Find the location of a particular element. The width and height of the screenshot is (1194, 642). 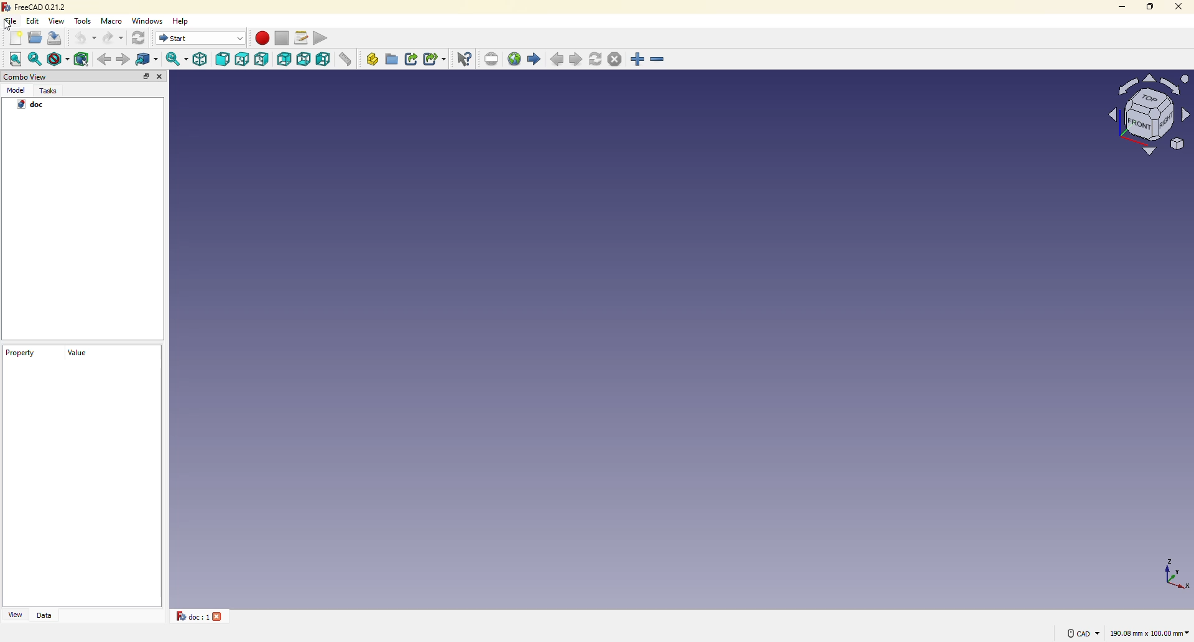

front is located at coordinates (223, 60).